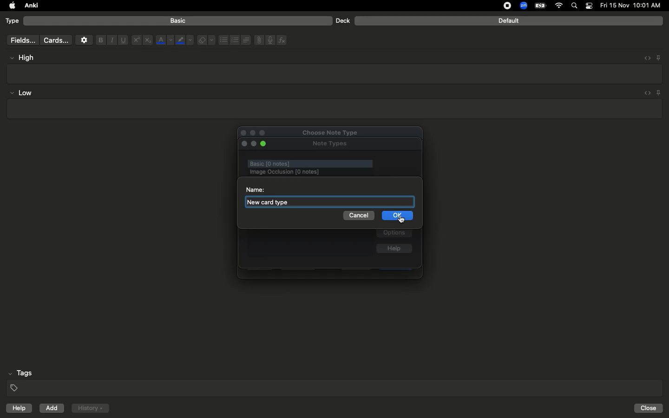 The image size is (669, 418). Describe the element at coordinates (243, 144) in the screenshot. I see `close` at that location.